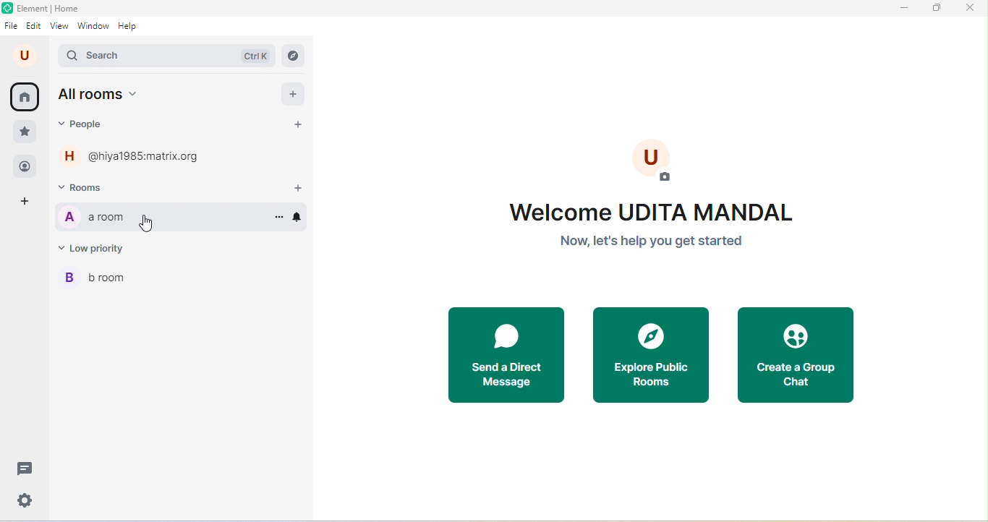 This screenshot has height=522, width=988. What do you see at coordinates (149, 224) in the screenshot?
I see `cursor` at bounding box center [149, 224].